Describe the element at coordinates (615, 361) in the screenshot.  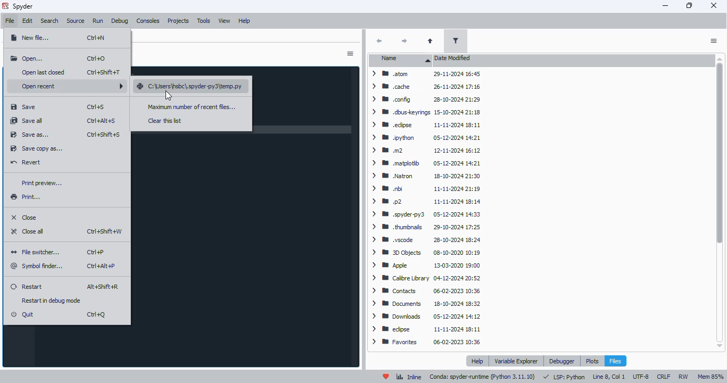
I see `files` at that location.